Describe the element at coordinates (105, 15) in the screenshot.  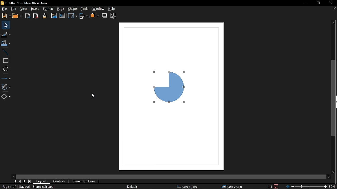
I see `Shadow` at that location.